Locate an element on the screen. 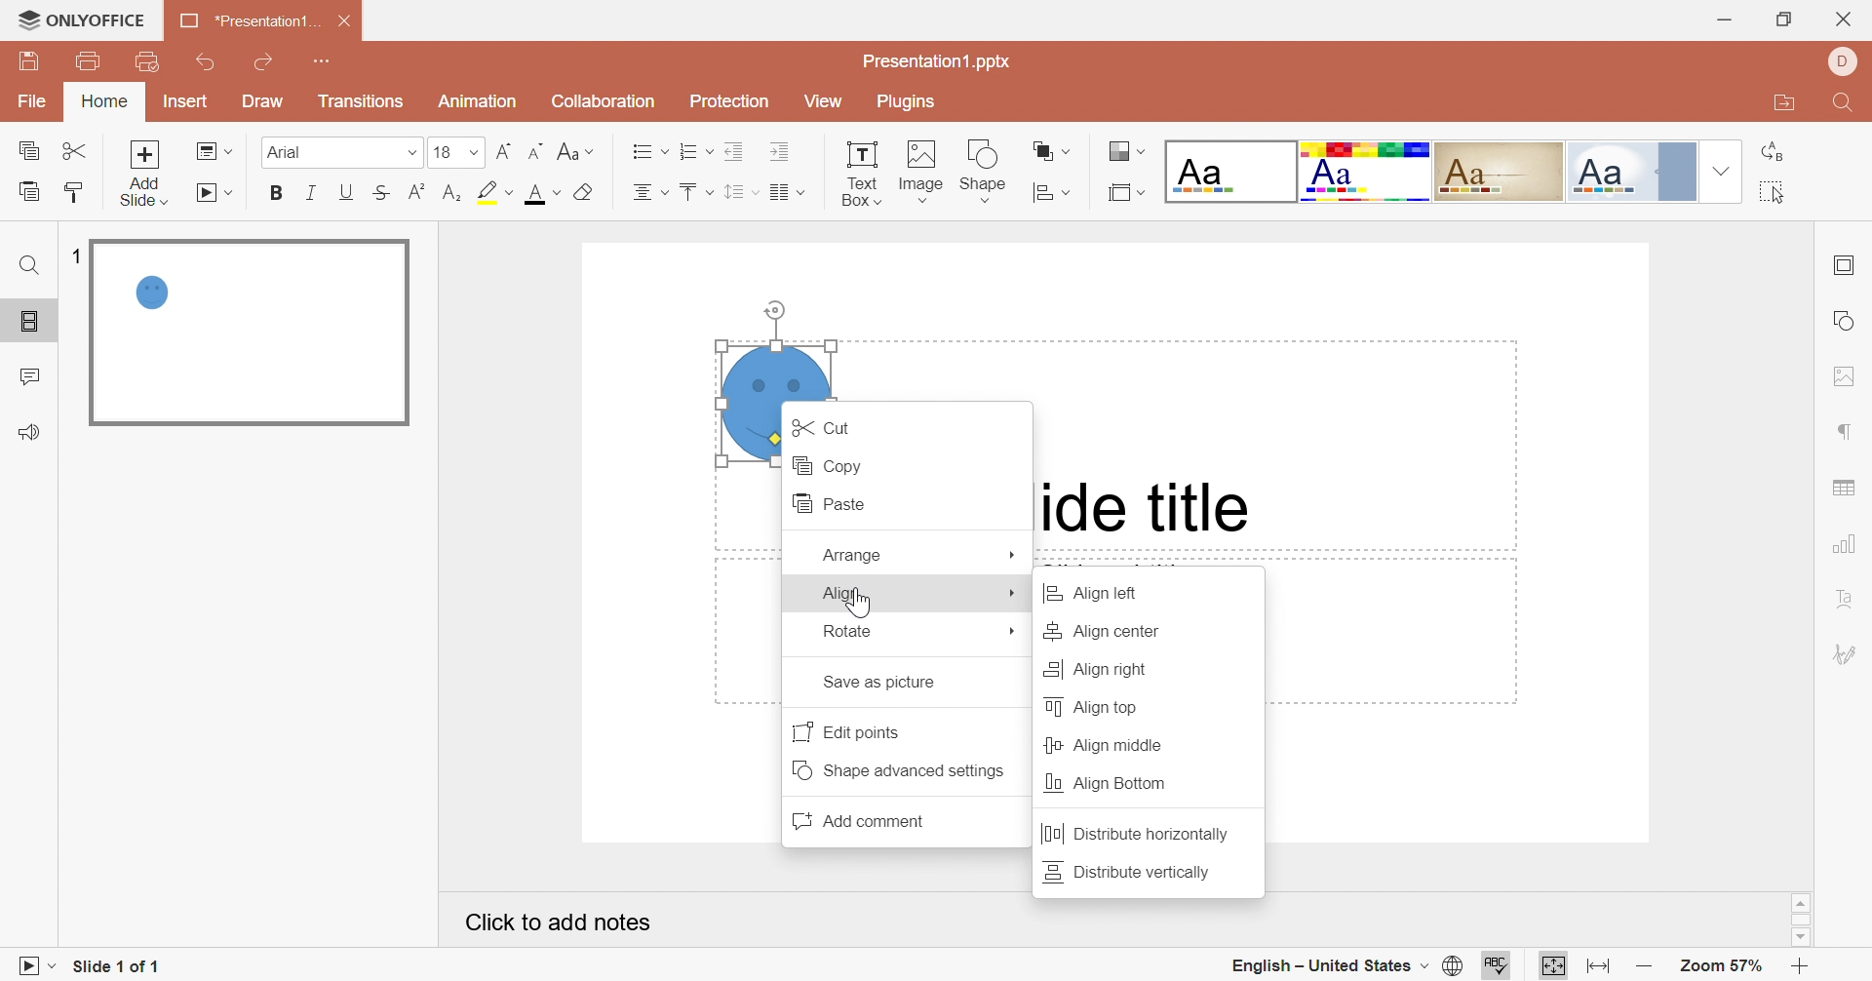  Italic is located at coordinates (312, 190).